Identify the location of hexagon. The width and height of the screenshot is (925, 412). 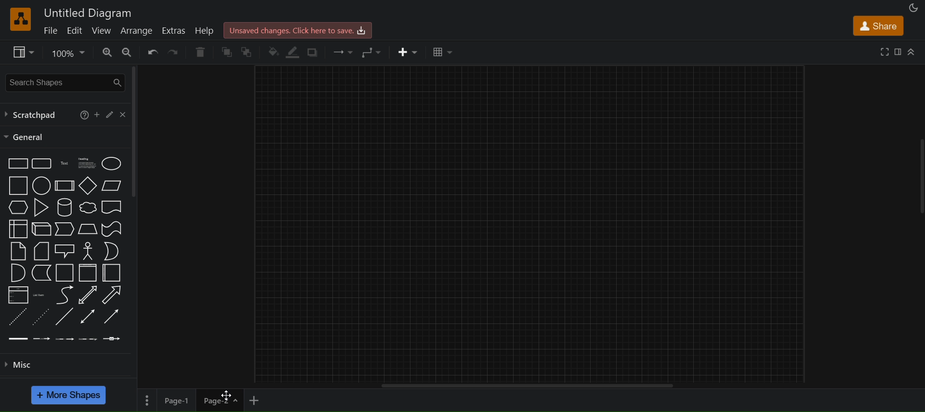
(19, 207).